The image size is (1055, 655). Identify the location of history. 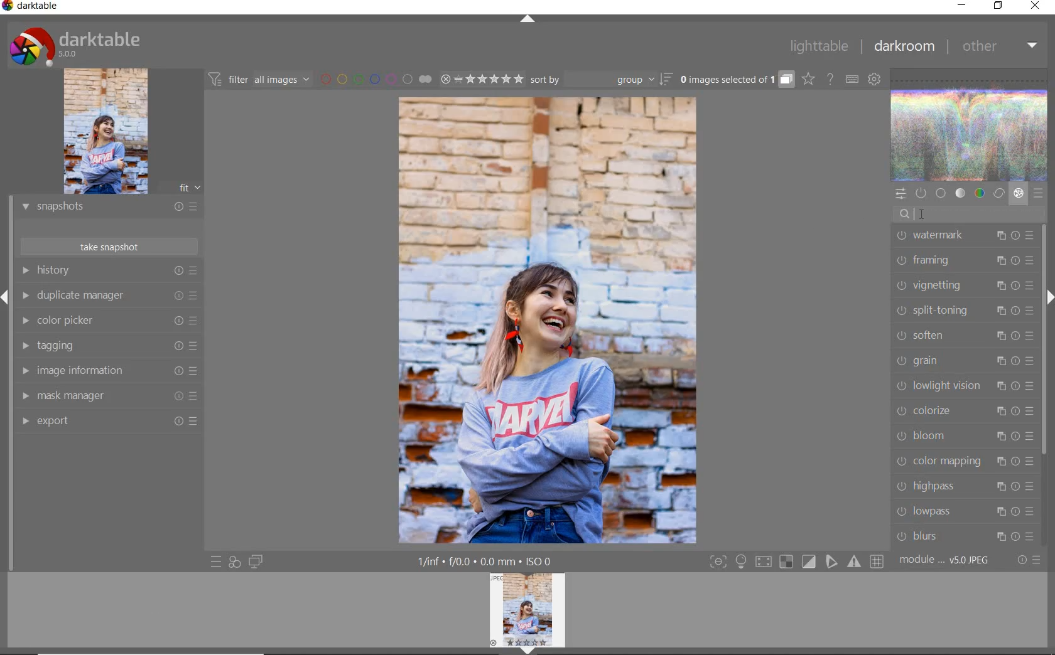
(113, 271).